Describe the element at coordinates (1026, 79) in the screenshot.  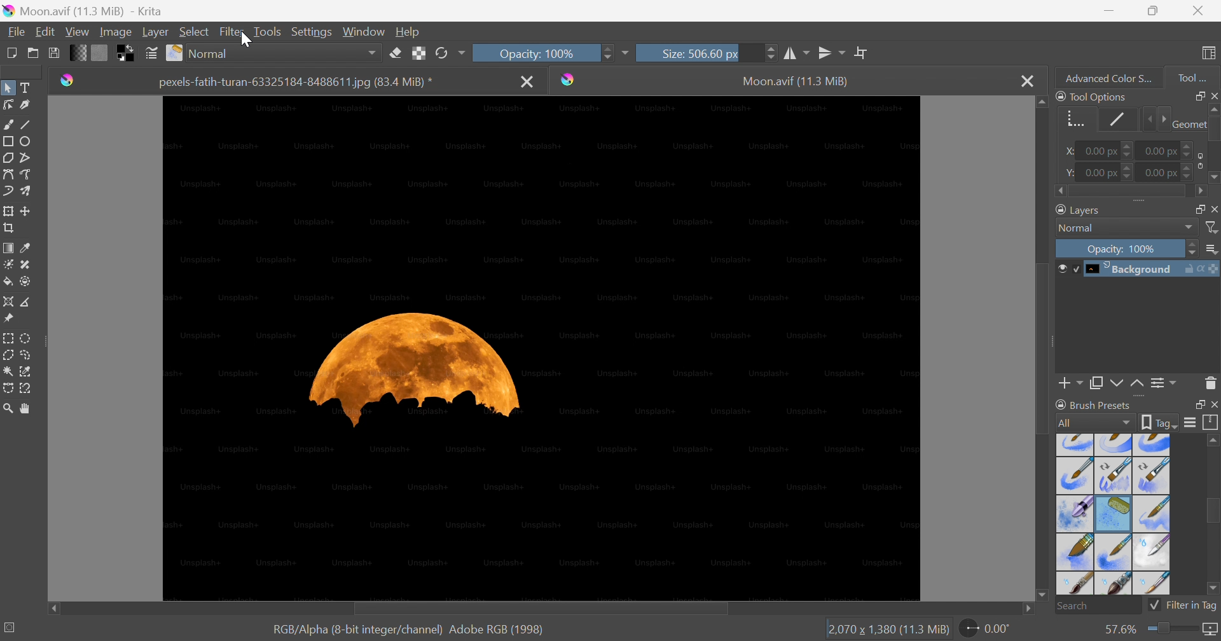
I see `Close` at that location.